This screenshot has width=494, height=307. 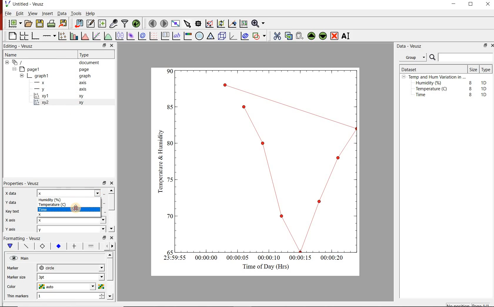 I want to click on save the document, so click(x=40, y=24).